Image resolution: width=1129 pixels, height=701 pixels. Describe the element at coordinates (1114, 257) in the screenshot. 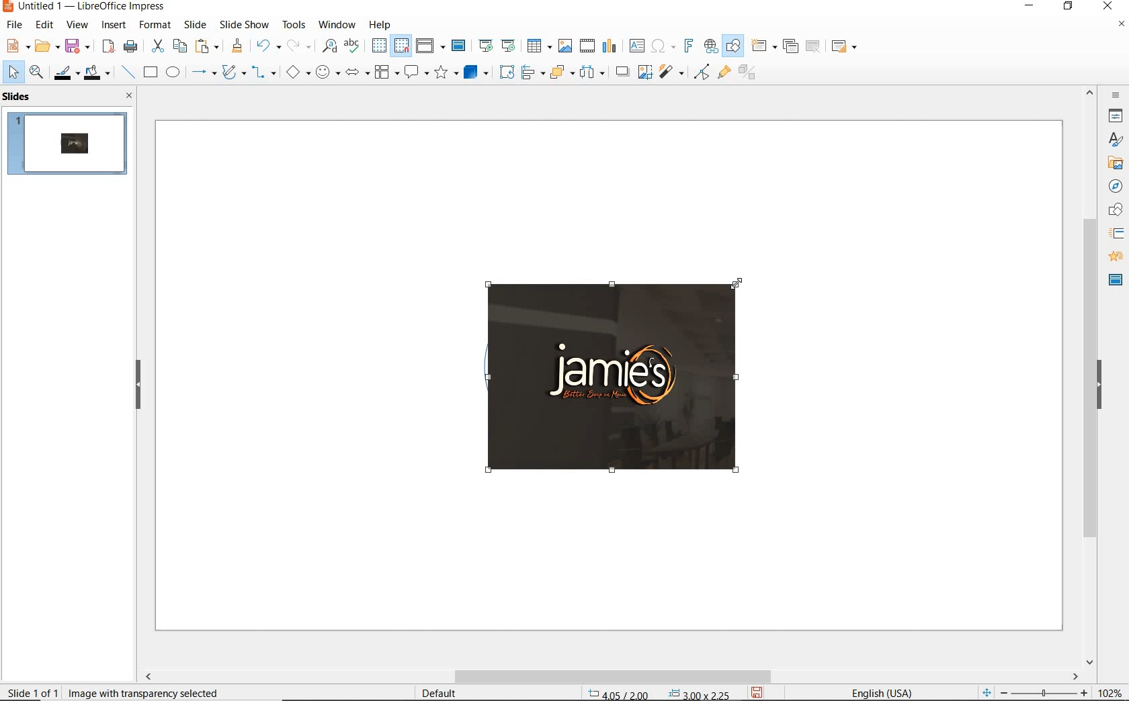

I see `animation` at that location.